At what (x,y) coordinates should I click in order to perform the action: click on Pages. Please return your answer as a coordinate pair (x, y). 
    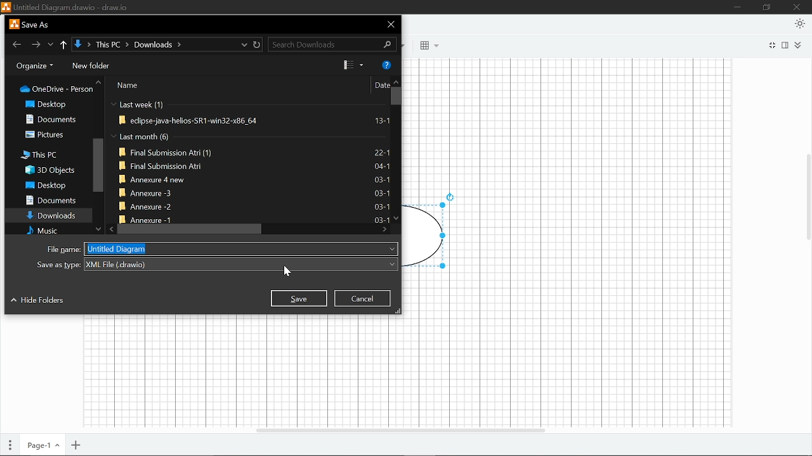
    Looking at the image, I should click on (10, 443).